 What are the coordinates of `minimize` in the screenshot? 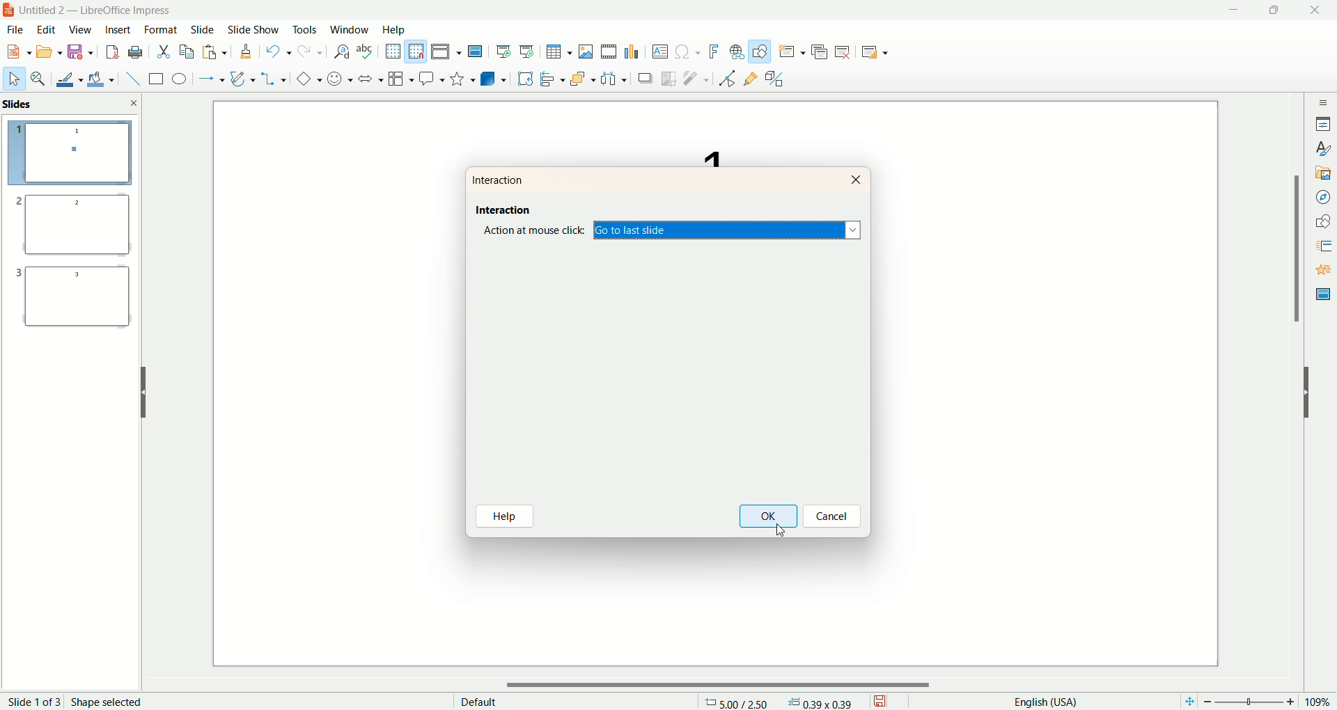 It's located at (1233, 10).